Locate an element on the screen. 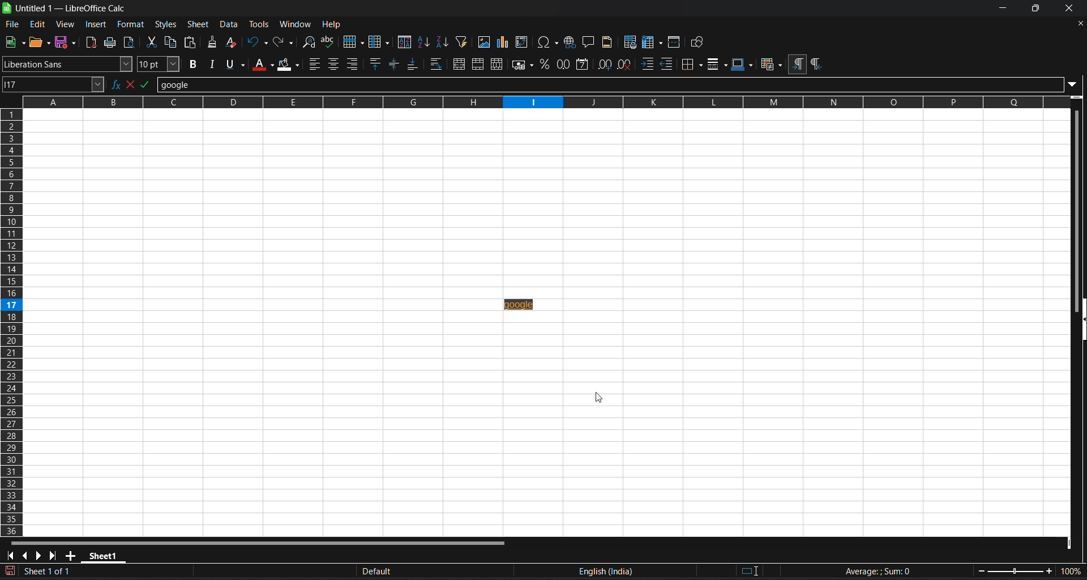  select function is located at coordinates (134, 84).